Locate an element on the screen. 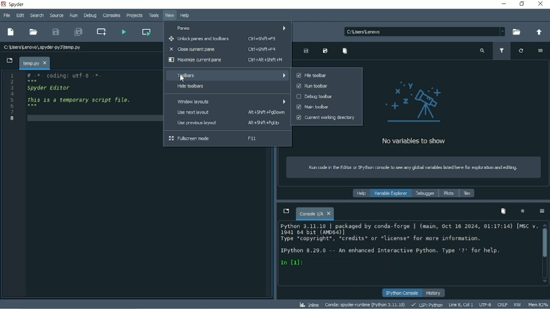 Image resolution: width=550 pixels, height=309 pixels. File name is located at coordinates (43, 46).